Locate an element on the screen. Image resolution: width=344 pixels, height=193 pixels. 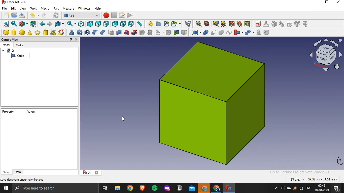
macros is located at coordinates (122, 15).